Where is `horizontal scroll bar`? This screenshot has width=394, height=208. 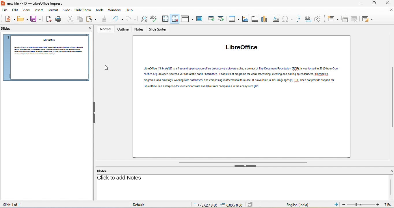
horizontal scroll bar is located at coordinates (242, 162).